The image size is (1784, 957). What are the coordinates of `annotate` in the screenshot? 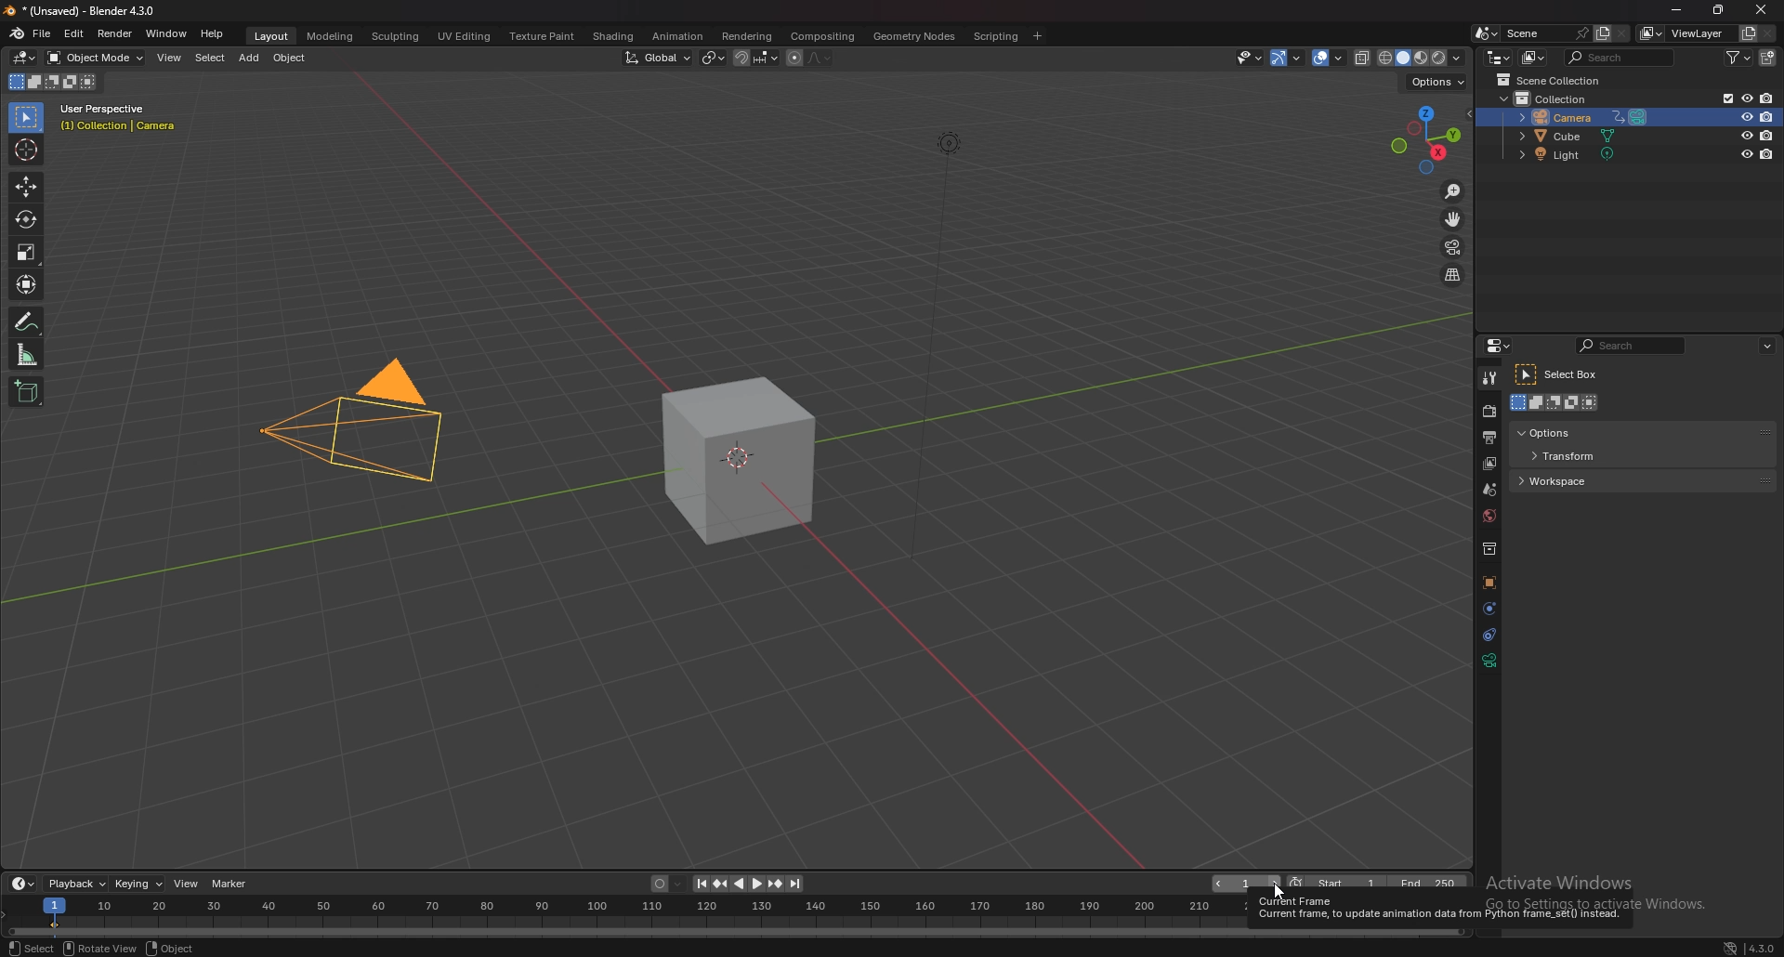 It's located at (28, 321).